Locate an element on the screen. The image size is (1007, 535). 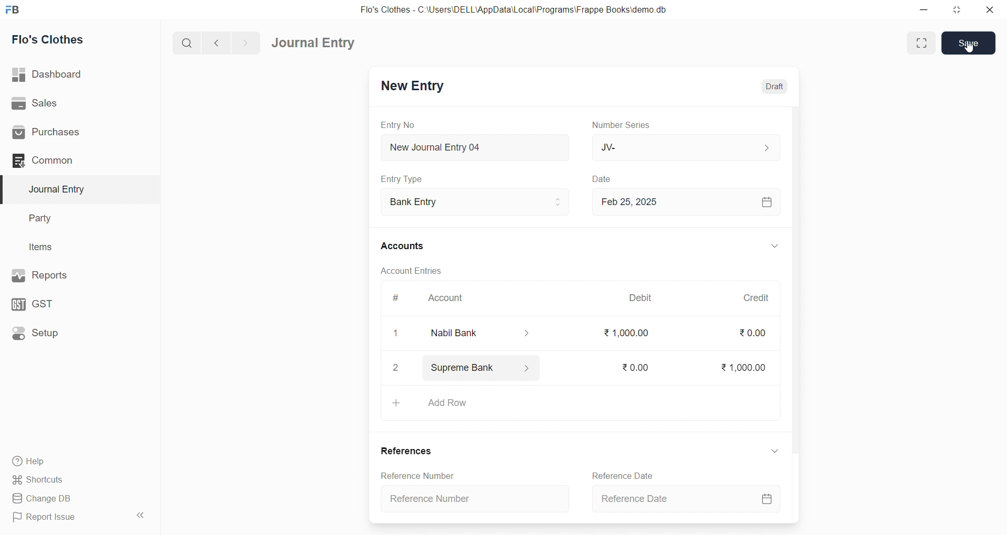
Purchases is located at coordinates (75, 133).